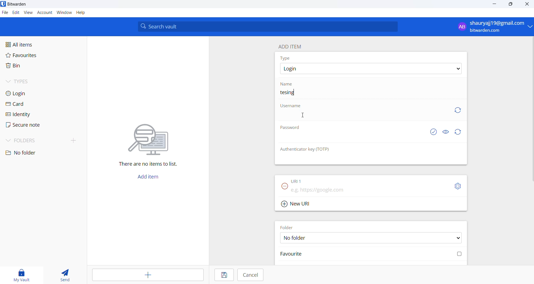 The image size is (534, 284). Describe the element at coordinates (28, 14) in the screenshot. I see `view` at that location.